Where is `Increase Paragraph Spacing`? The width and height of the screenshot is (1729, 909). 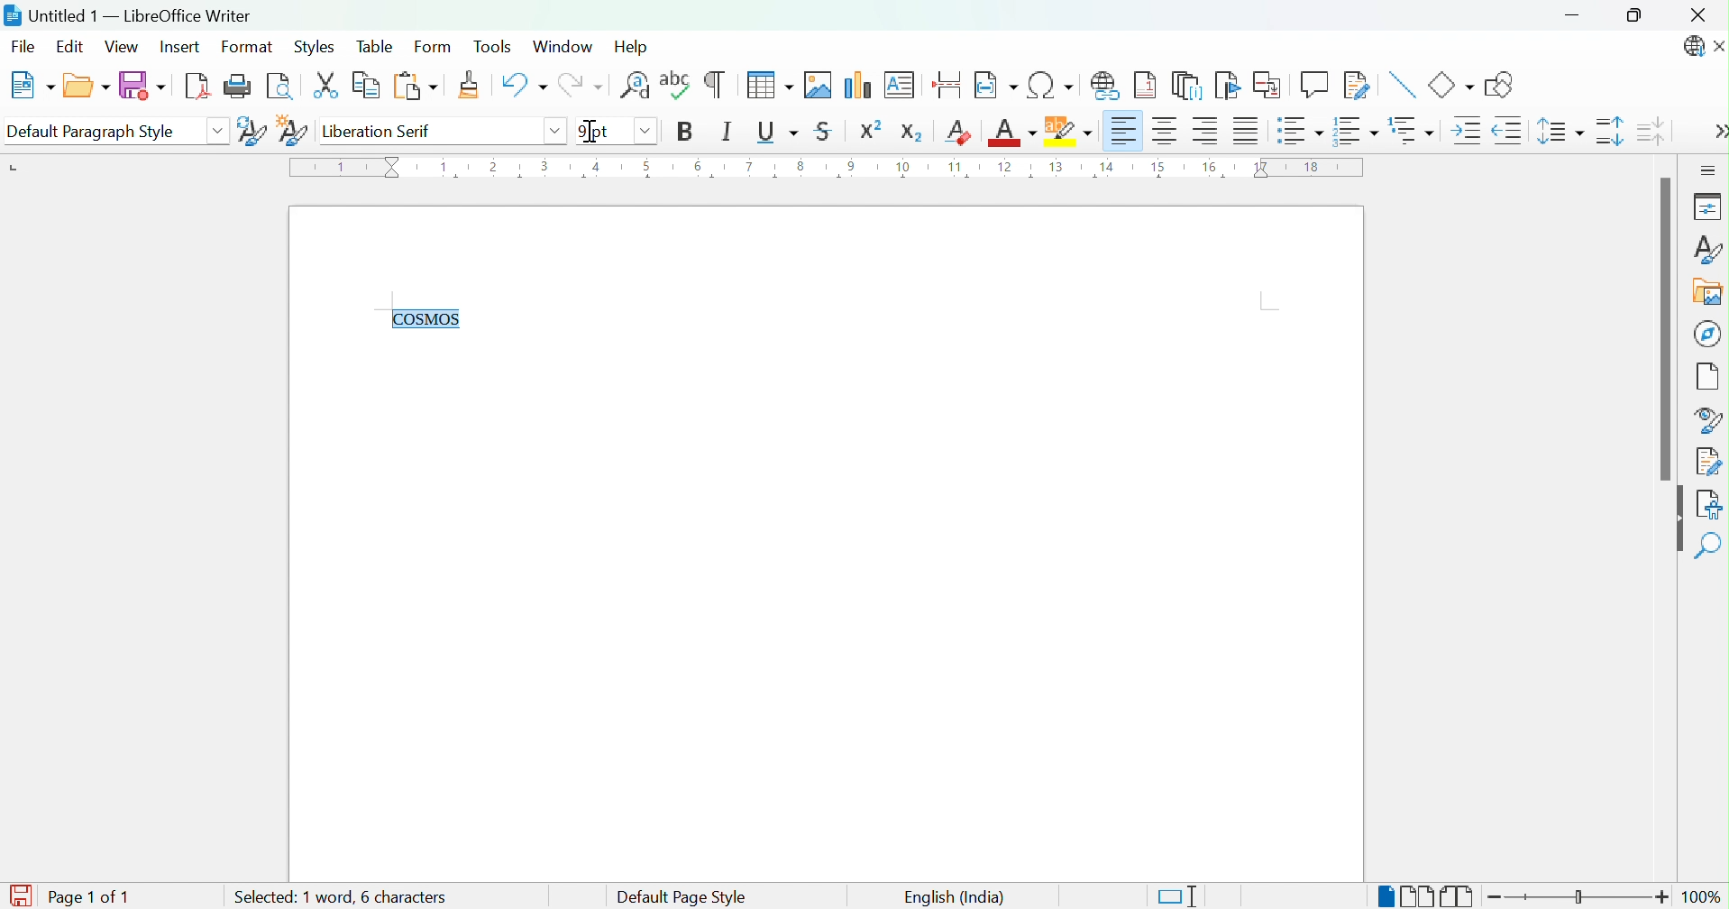
Increase Paragraph Spacing is located at coordinates (1610, 133).